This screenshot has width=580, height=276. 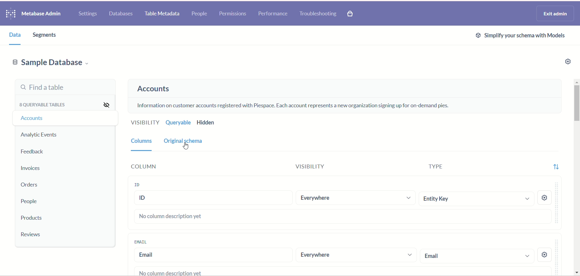 What do you see at coordinates (477, 257) in the screenshot?
I see `selection` at bounding box center [477, 257].